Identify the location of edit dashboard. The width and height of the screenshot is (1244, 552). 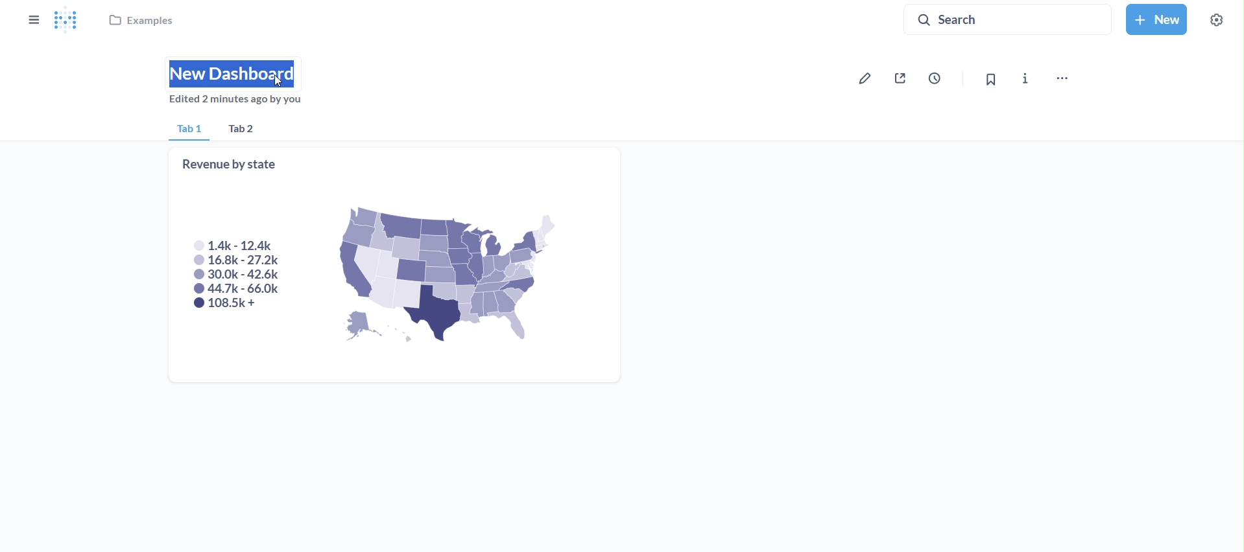
(867, 78).